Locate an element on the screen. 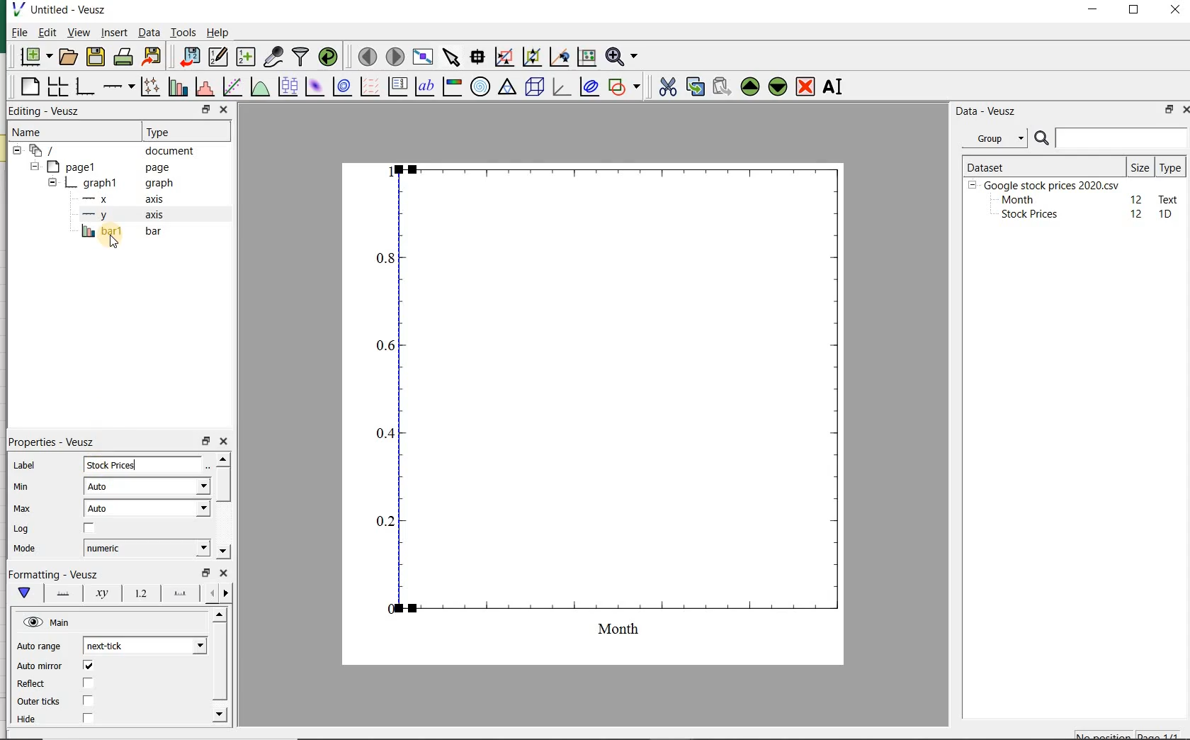 Image resolution: width=1190 pixels, height=740 pixels. close is located at coordinates (223, 574).